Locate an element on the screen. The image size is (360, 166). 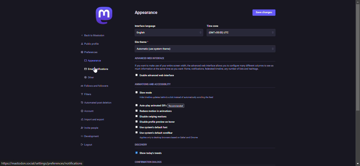
click to select is located at coordinates (136, 132).